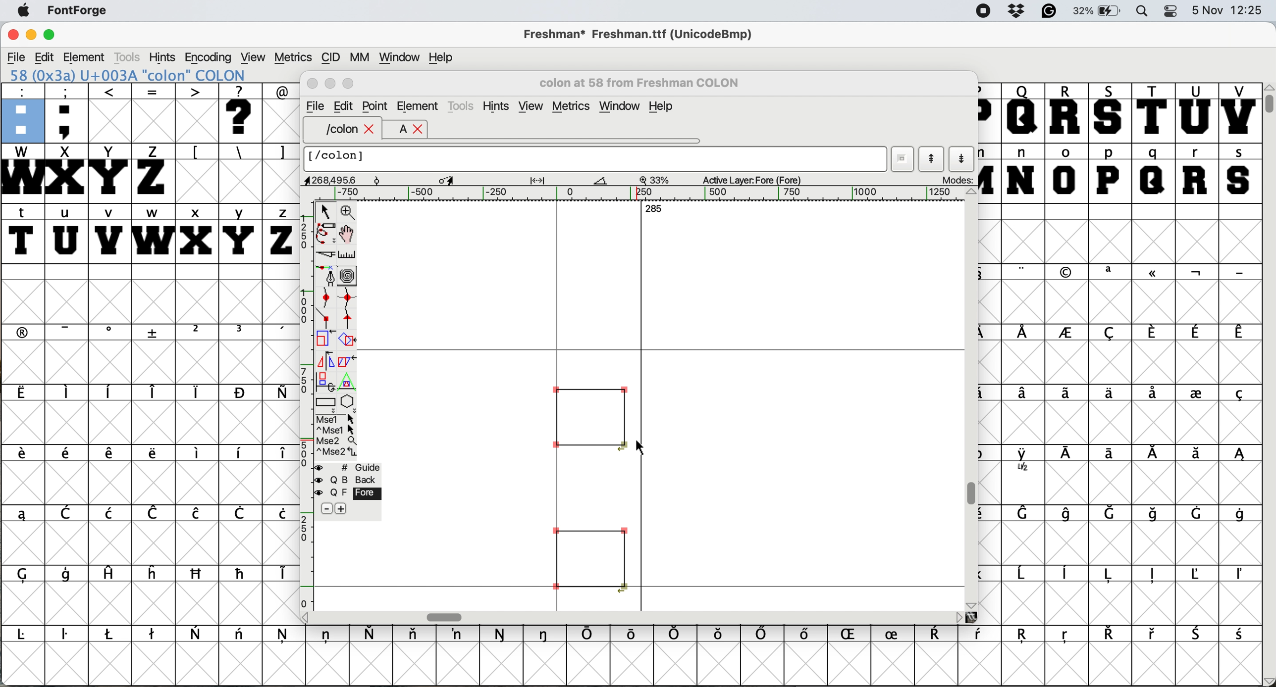 This screenshot has height=687, width=1276. Describe the element at coordinates (324, 319) in the screenshot. I see `add a comer point` at that location.